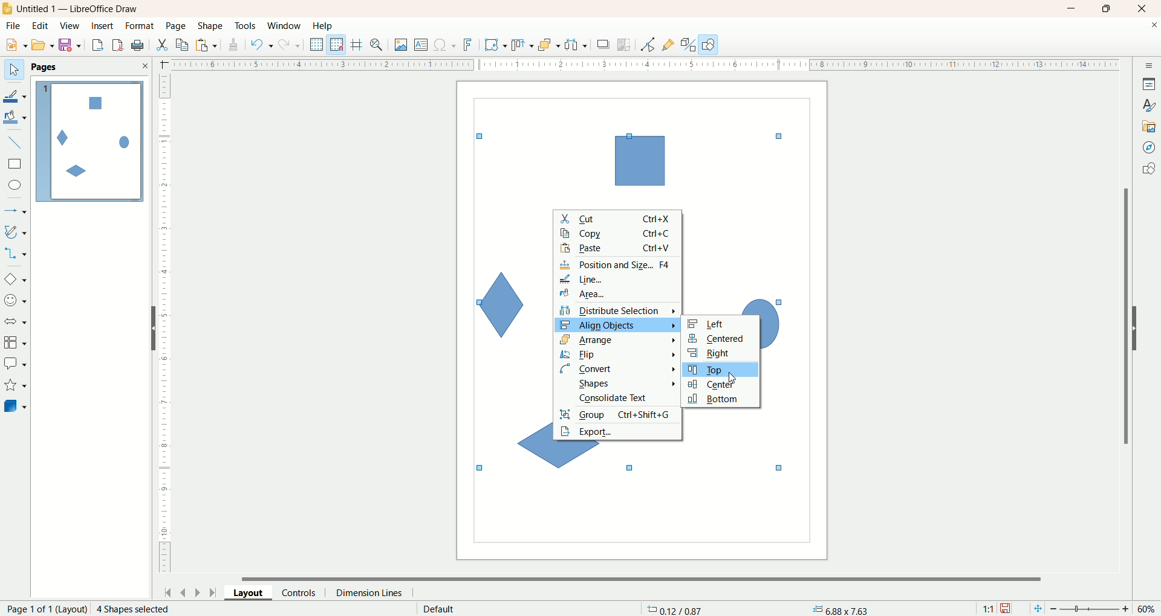 This screenshot has width=1161, height=616. What do you see at coordinates (1107, 8) in the screenshot?
I see `maximize` at bounding box center [1107, 8].